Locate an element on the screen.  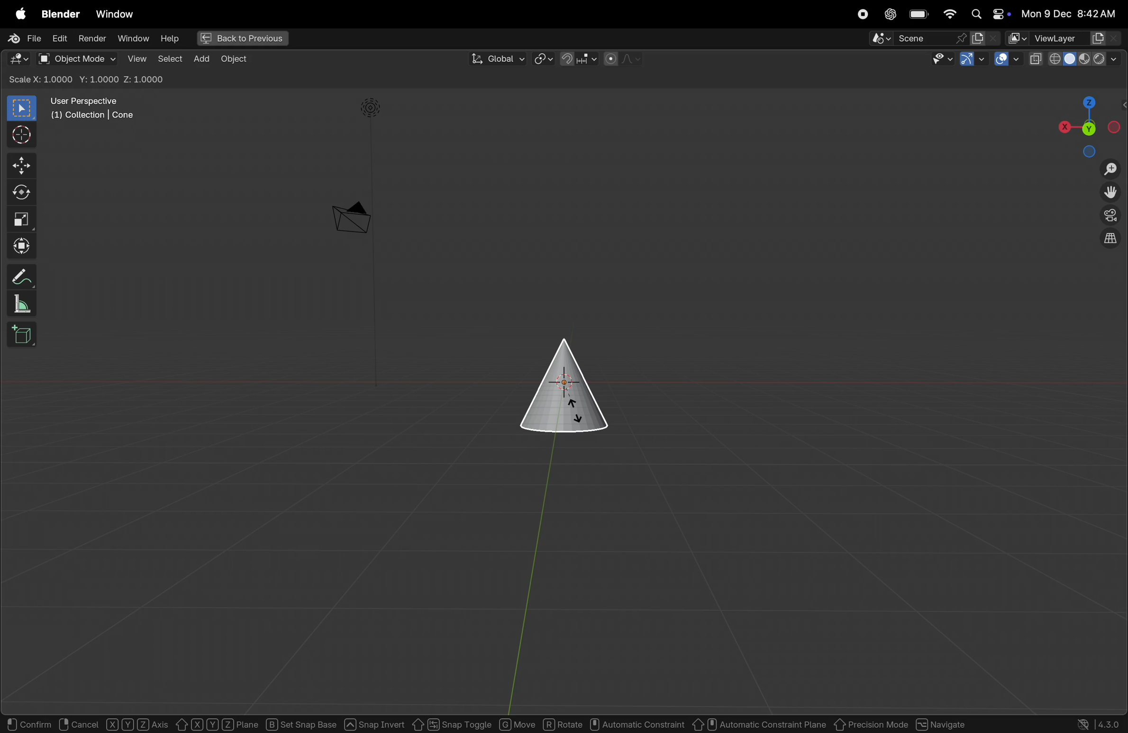
mode is located at coordinates (88, 80).